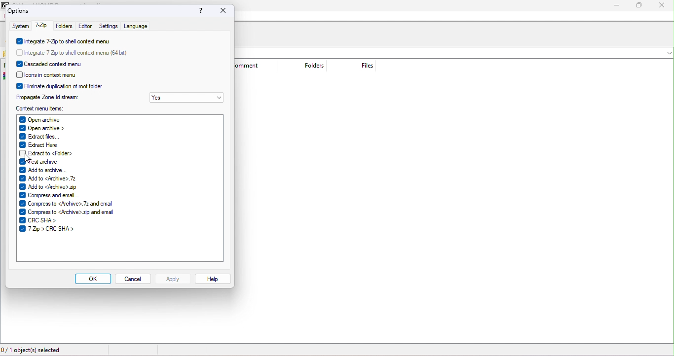 The image size is (674, 356). I want to click on 7-zip>crc sha>, so click(49, 229).